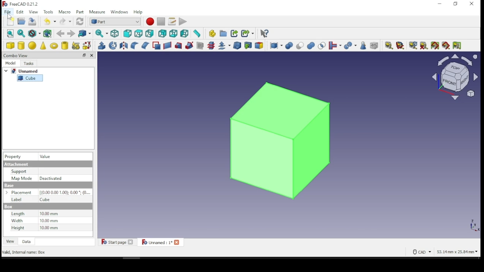 The image size is (484, 272). What do you see at coordinates (455, 78) in the screenshot?
I see `select view` at bounding box center [455, 78].